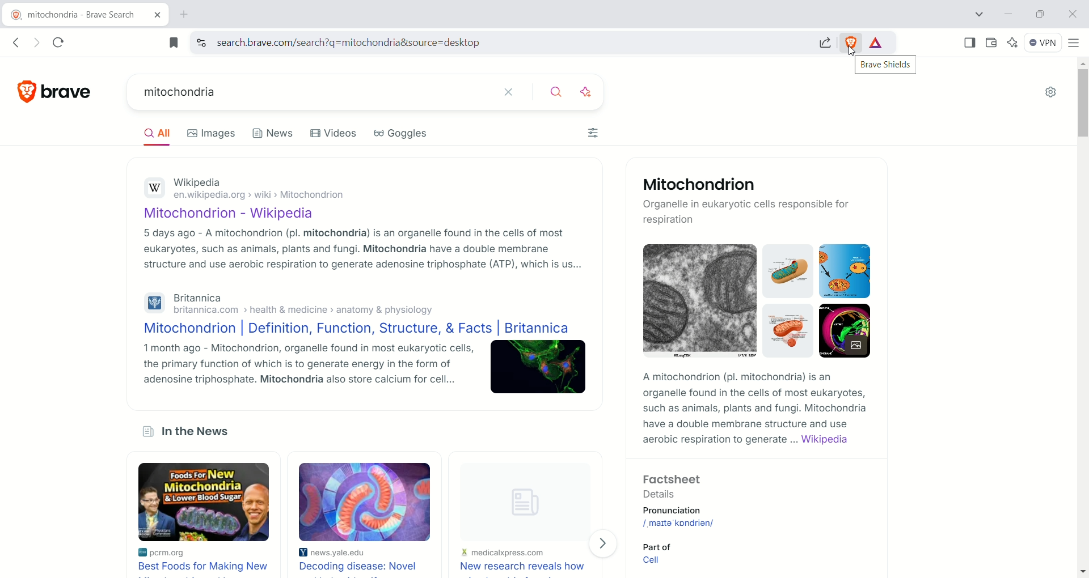  What do you see at coordinates (309, 364) in the screenshot?
I see `1 month ago - Mitochondrion, organelle found in most eukaryotic cells,
the primary function of which is to generate energy in the form of
adenosine triphosphate. Mitochondria also store calcium for cell...` at bounding box center [309, 364].